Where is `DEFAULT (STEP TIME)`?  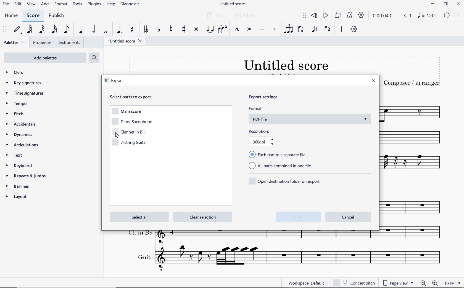 DEFAULT (STEP TIME) is located at coordinates (17, 30).